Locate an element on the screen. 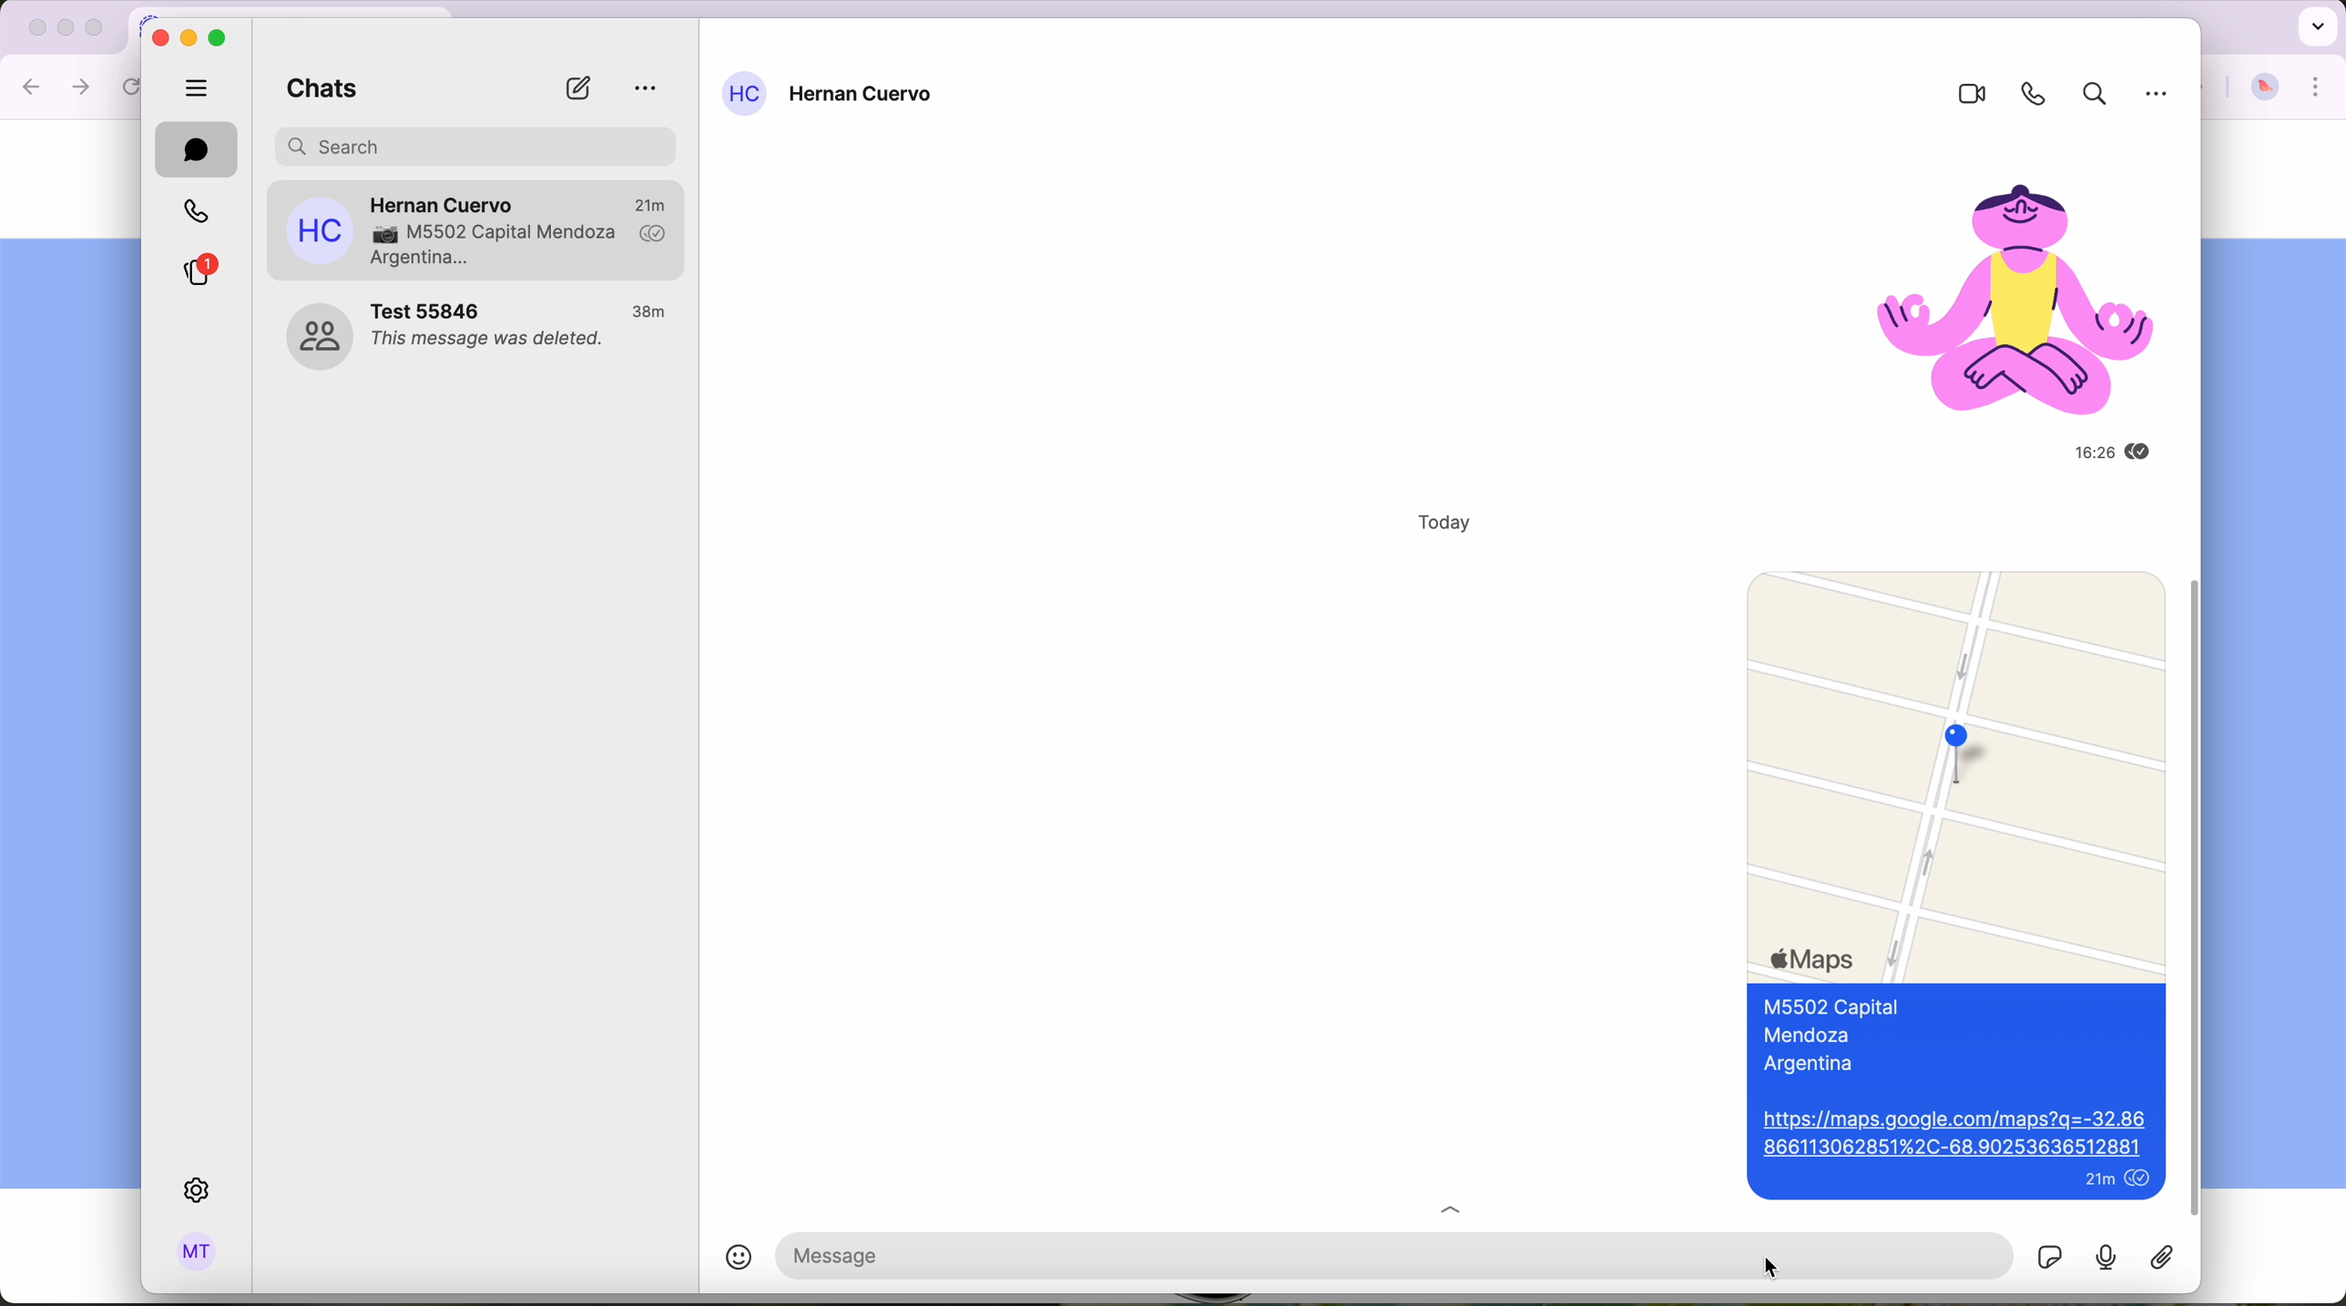 The image size is (2346, 1306). profile picture is located at coordinates (2265, 88).